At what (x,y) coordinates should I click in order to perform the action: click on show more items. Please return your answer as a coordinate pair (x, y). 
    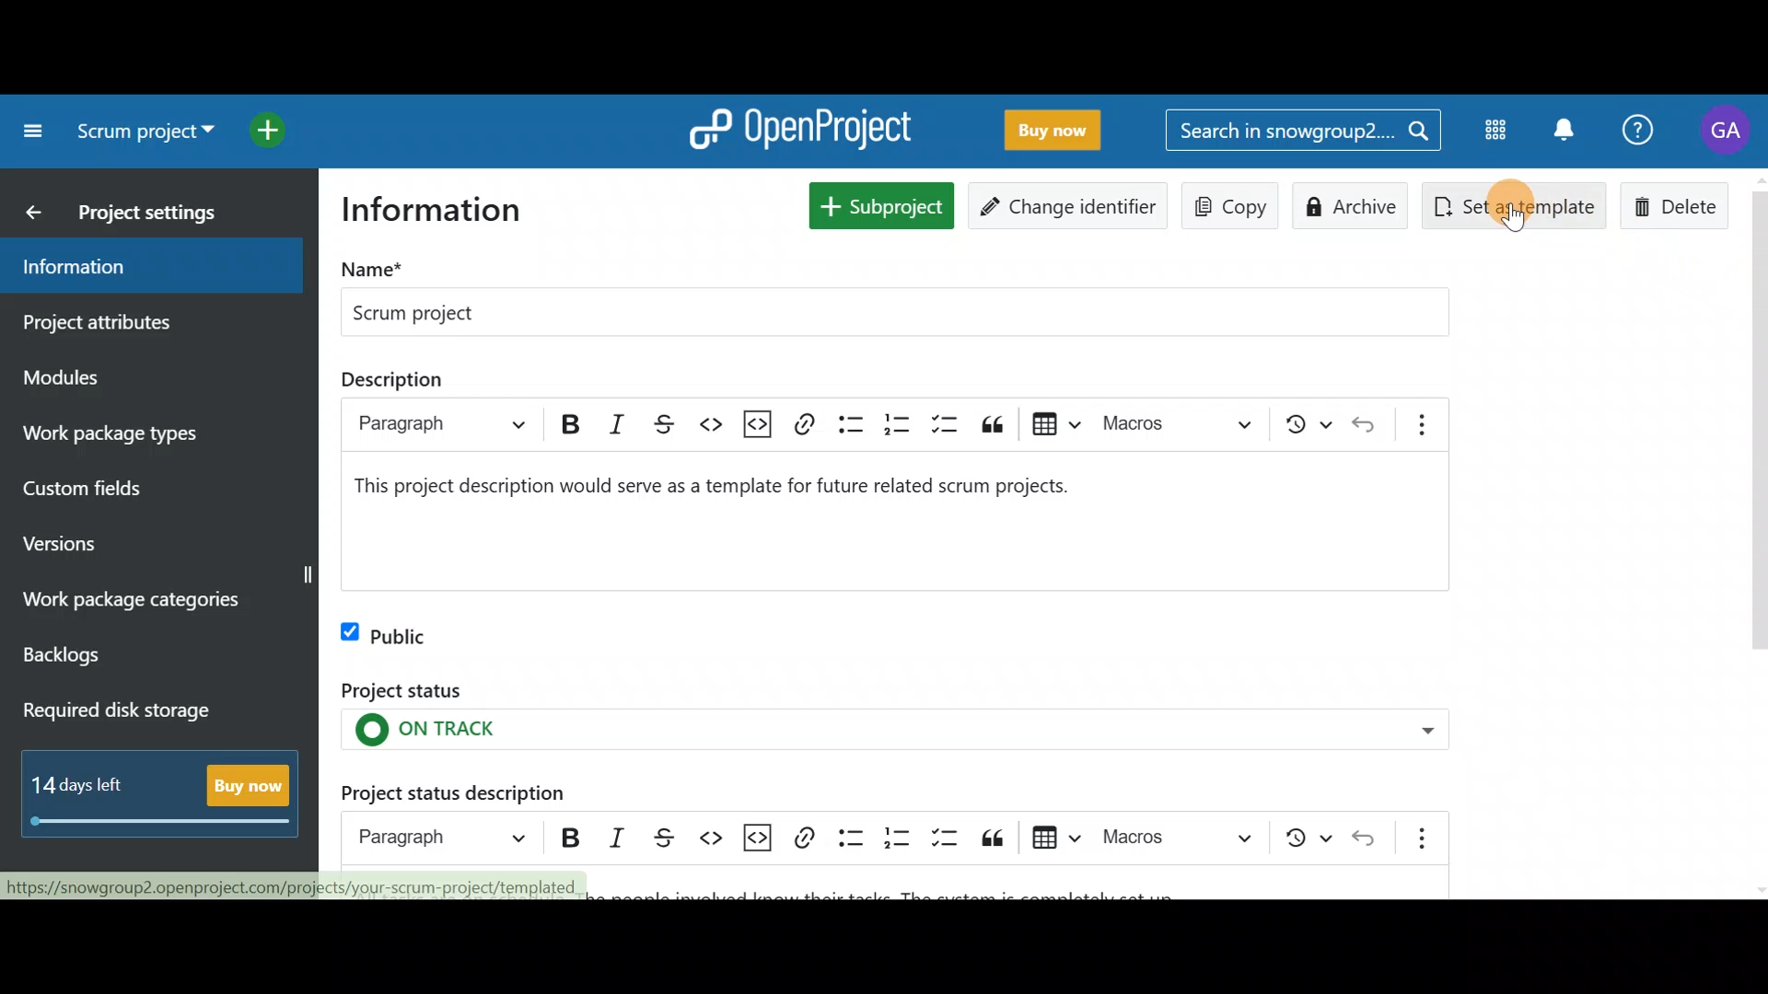
    Looking at the image, I should click on (1423, 424).